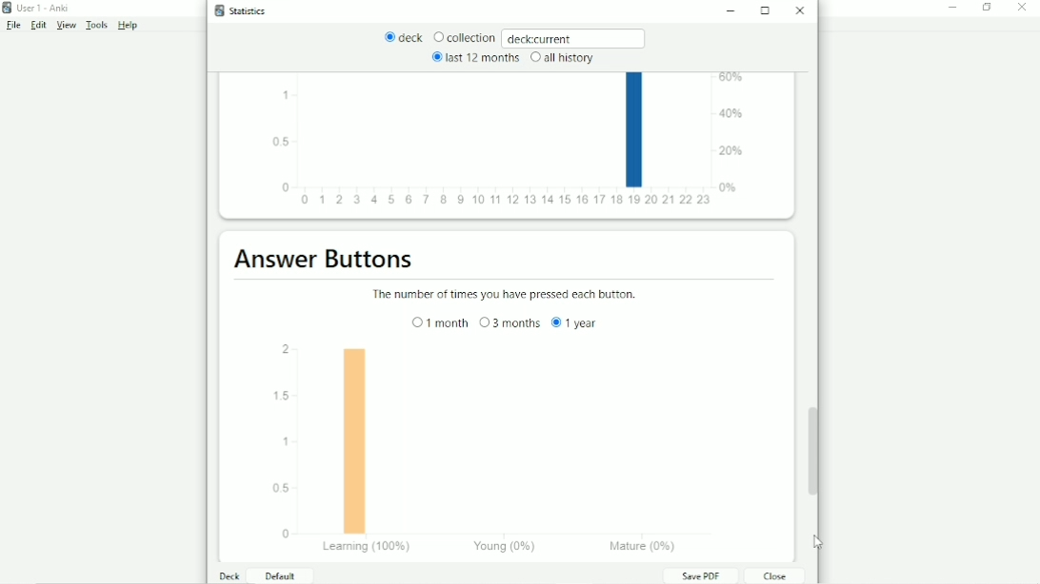  Describe the element at coordinates (700, 575) in the screenshot. I see `Save PDF` at that location.